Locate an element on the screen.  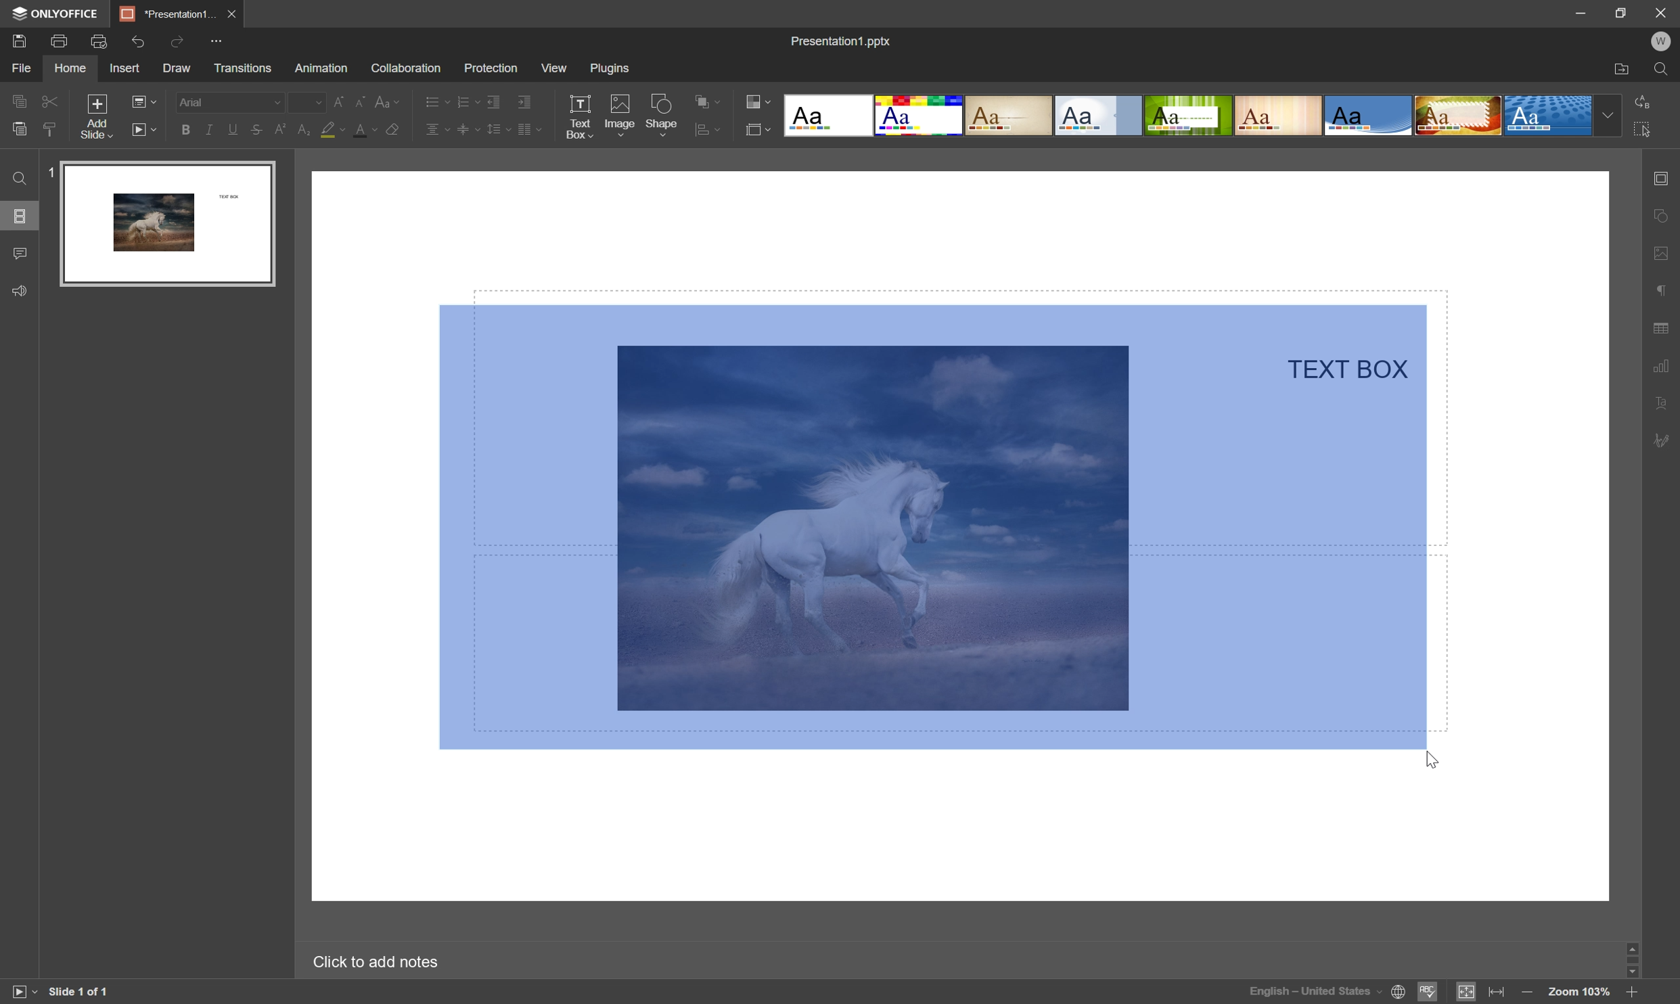
fit to slide is located at coordinates (1465, 993).